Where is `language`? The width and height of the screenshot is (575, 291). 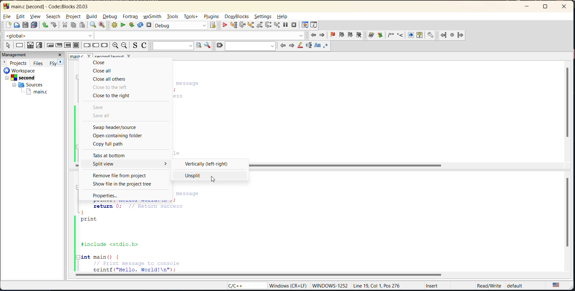
language is located at coordinates (246, 285).